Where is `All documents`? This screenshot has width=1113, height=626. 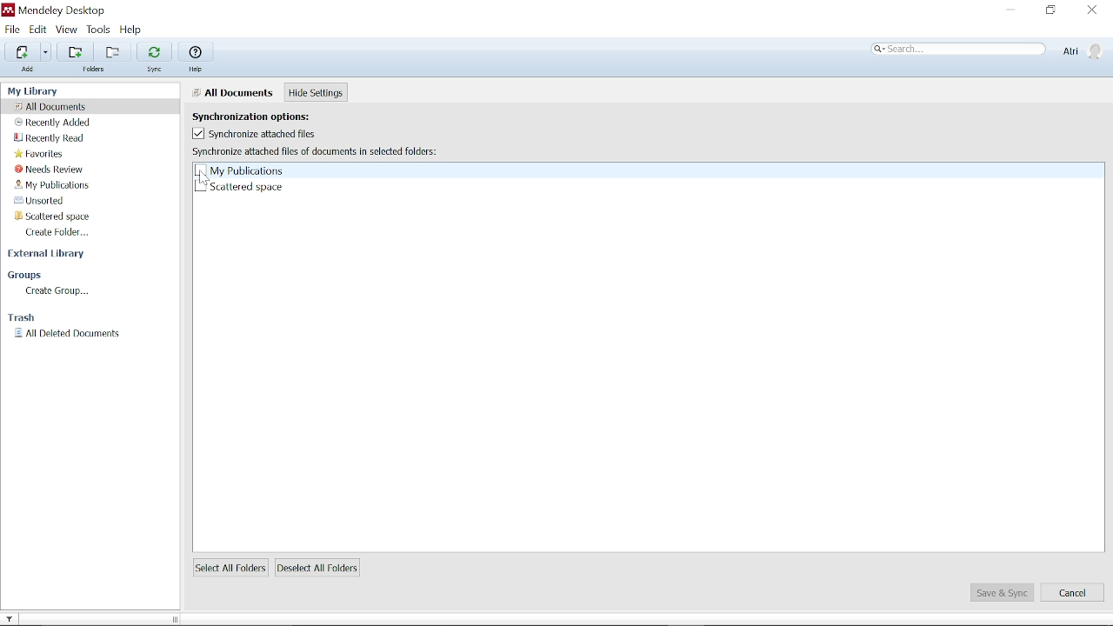 All documents is located at coordinates (57, 106).